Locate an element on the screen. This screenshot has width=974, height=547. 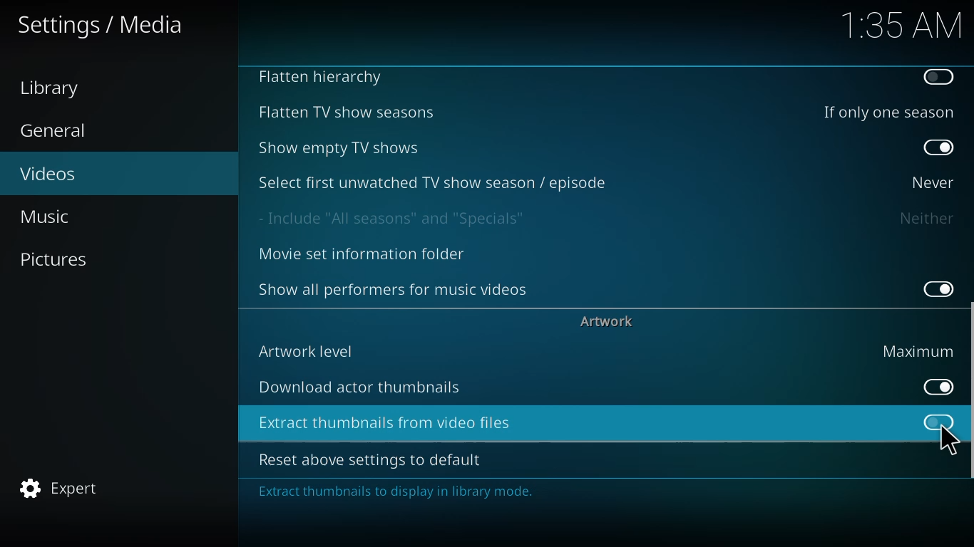
time is located at coordinates (901, 24).